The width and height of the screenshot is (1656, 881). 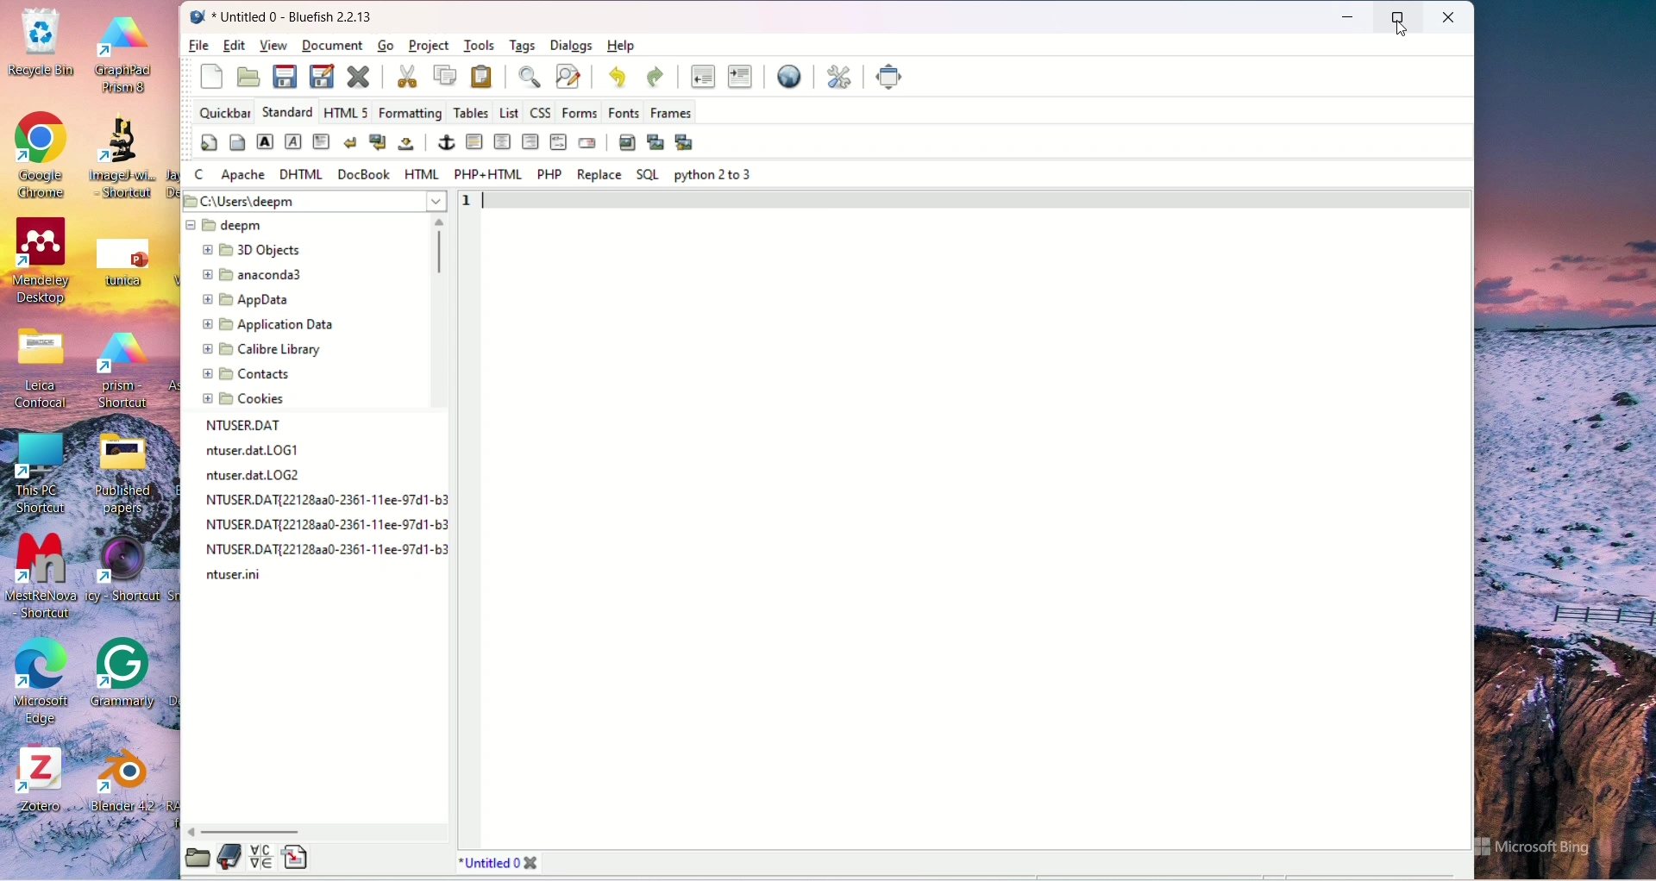 I want to click on fullscreen, so click(x=891, y=77).